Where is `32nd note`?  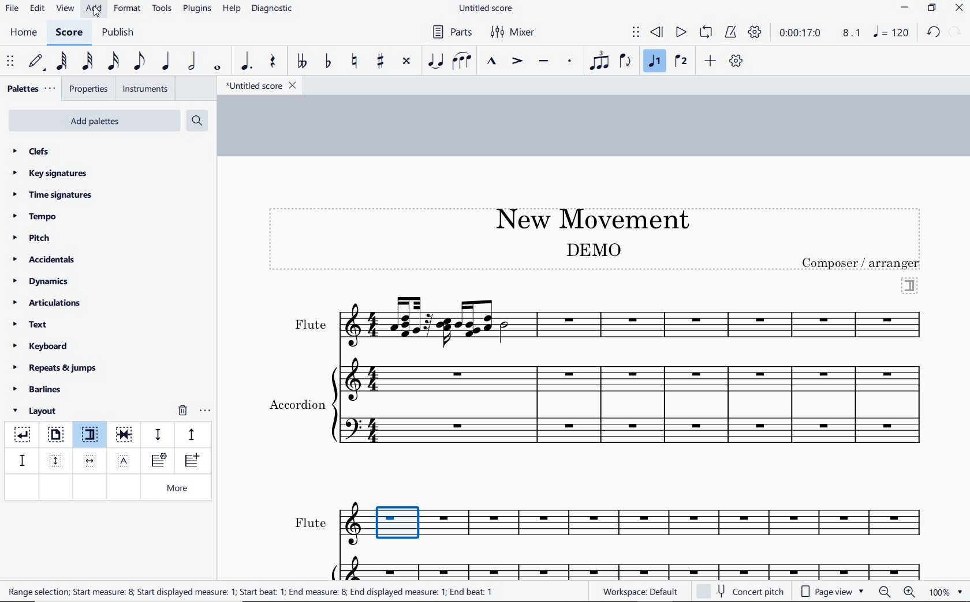
32nd note is located at coordinates (87, 62).